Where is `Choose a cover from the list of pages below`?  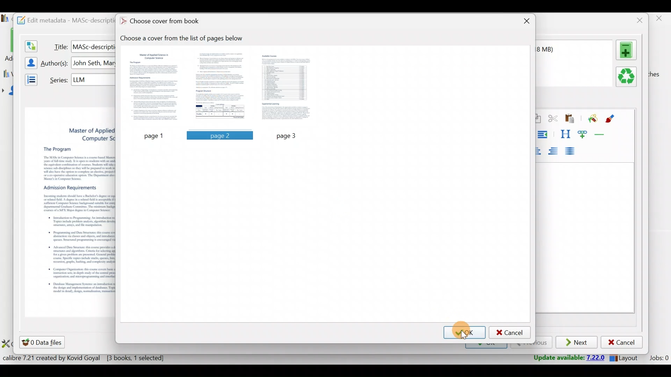 Choose a cover from the list of pages below is located at coordinates (185, 38).